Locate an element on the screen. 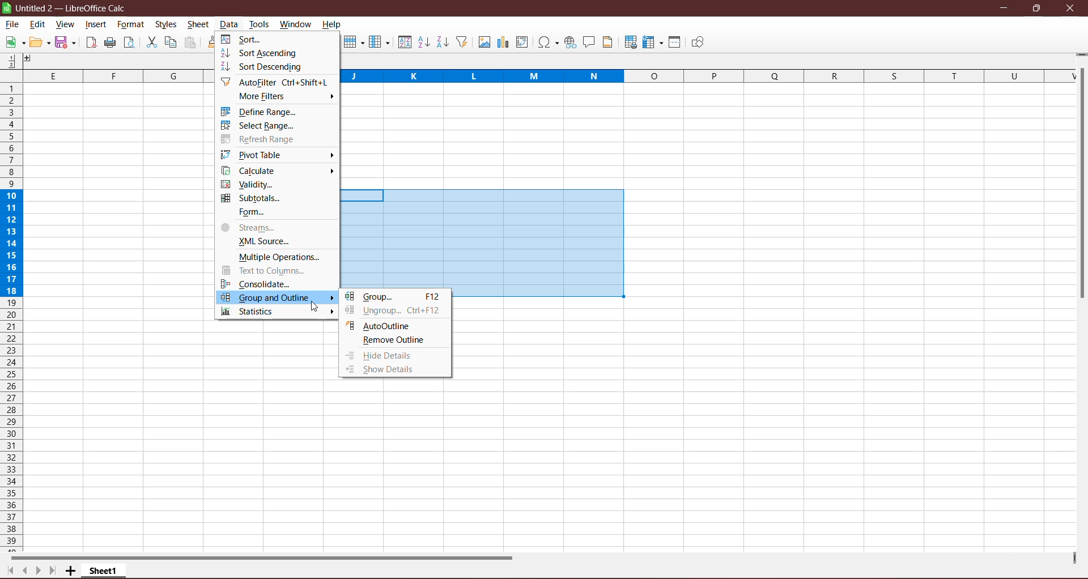 This screenshot has width=1088, height=579. Select Range is located at coordinates (259, 126).